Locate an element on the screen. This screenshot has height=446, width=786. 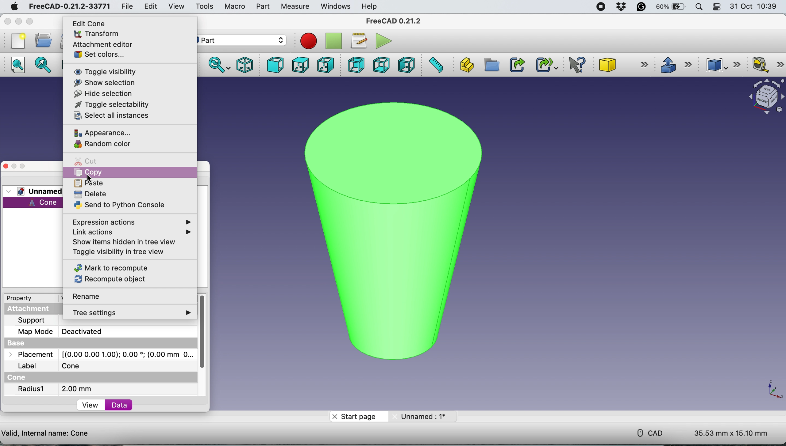
make sub link is located at coordinates (546, 65).